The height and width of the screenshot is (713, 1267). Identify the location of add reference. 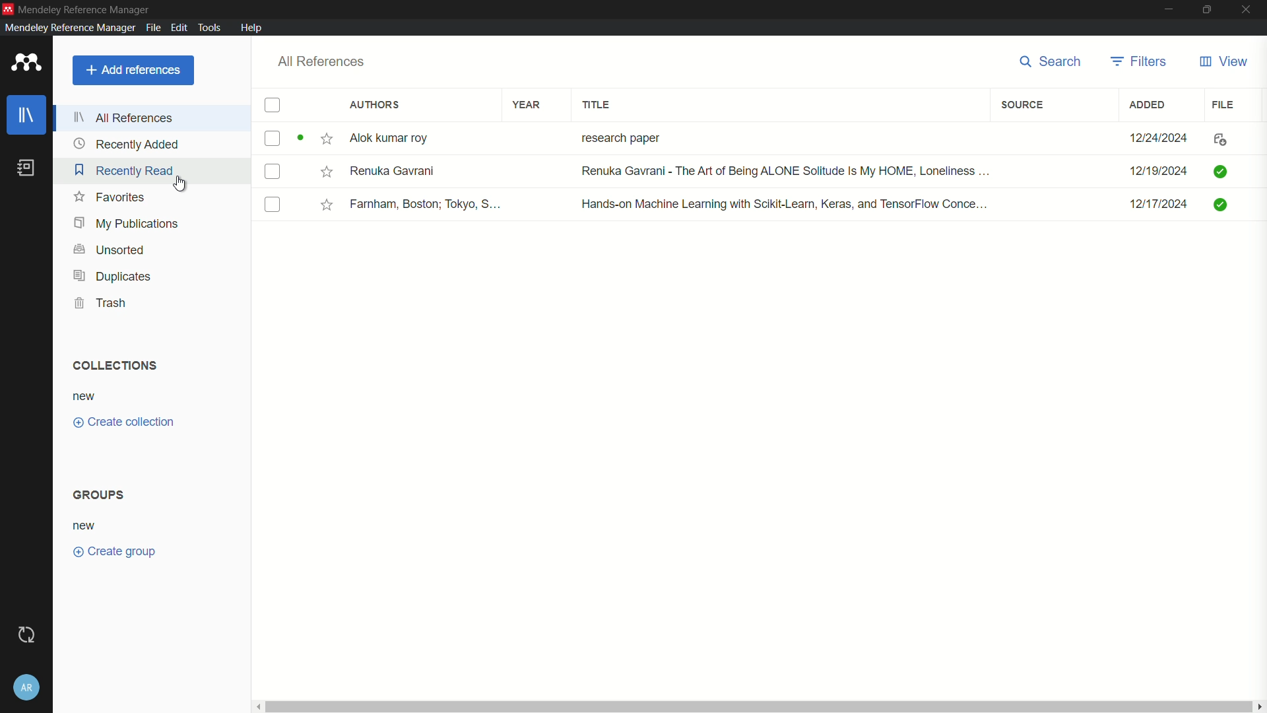
(134, 70).